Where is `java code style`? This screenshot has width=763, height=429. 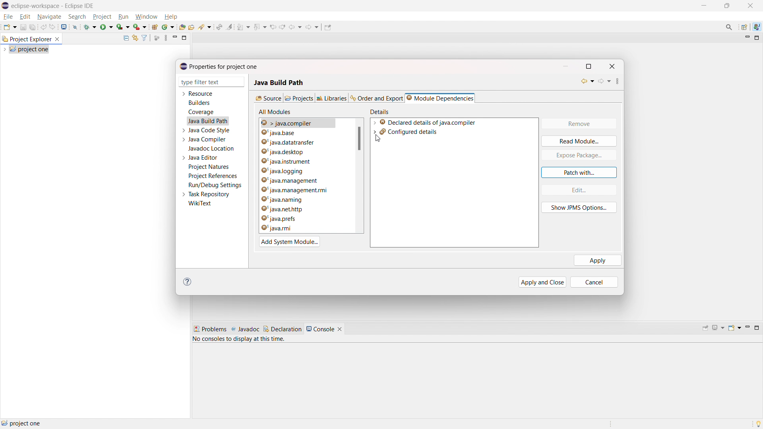 java code style is located at coordinates (210, 130).